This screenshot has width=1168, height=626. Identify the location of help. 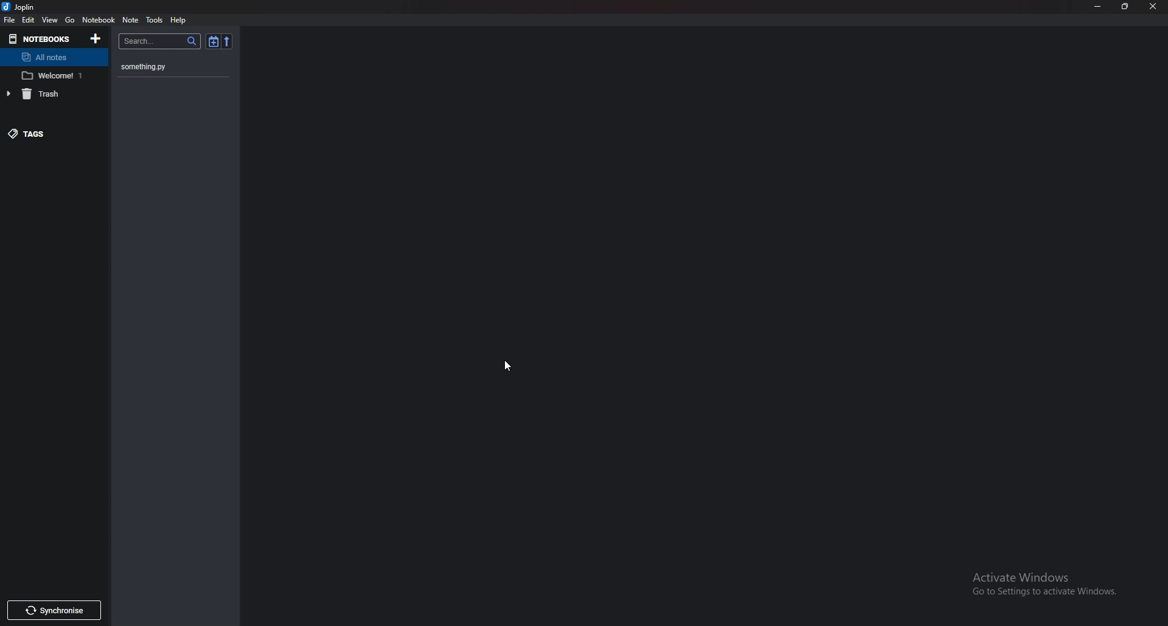
(179, 19).